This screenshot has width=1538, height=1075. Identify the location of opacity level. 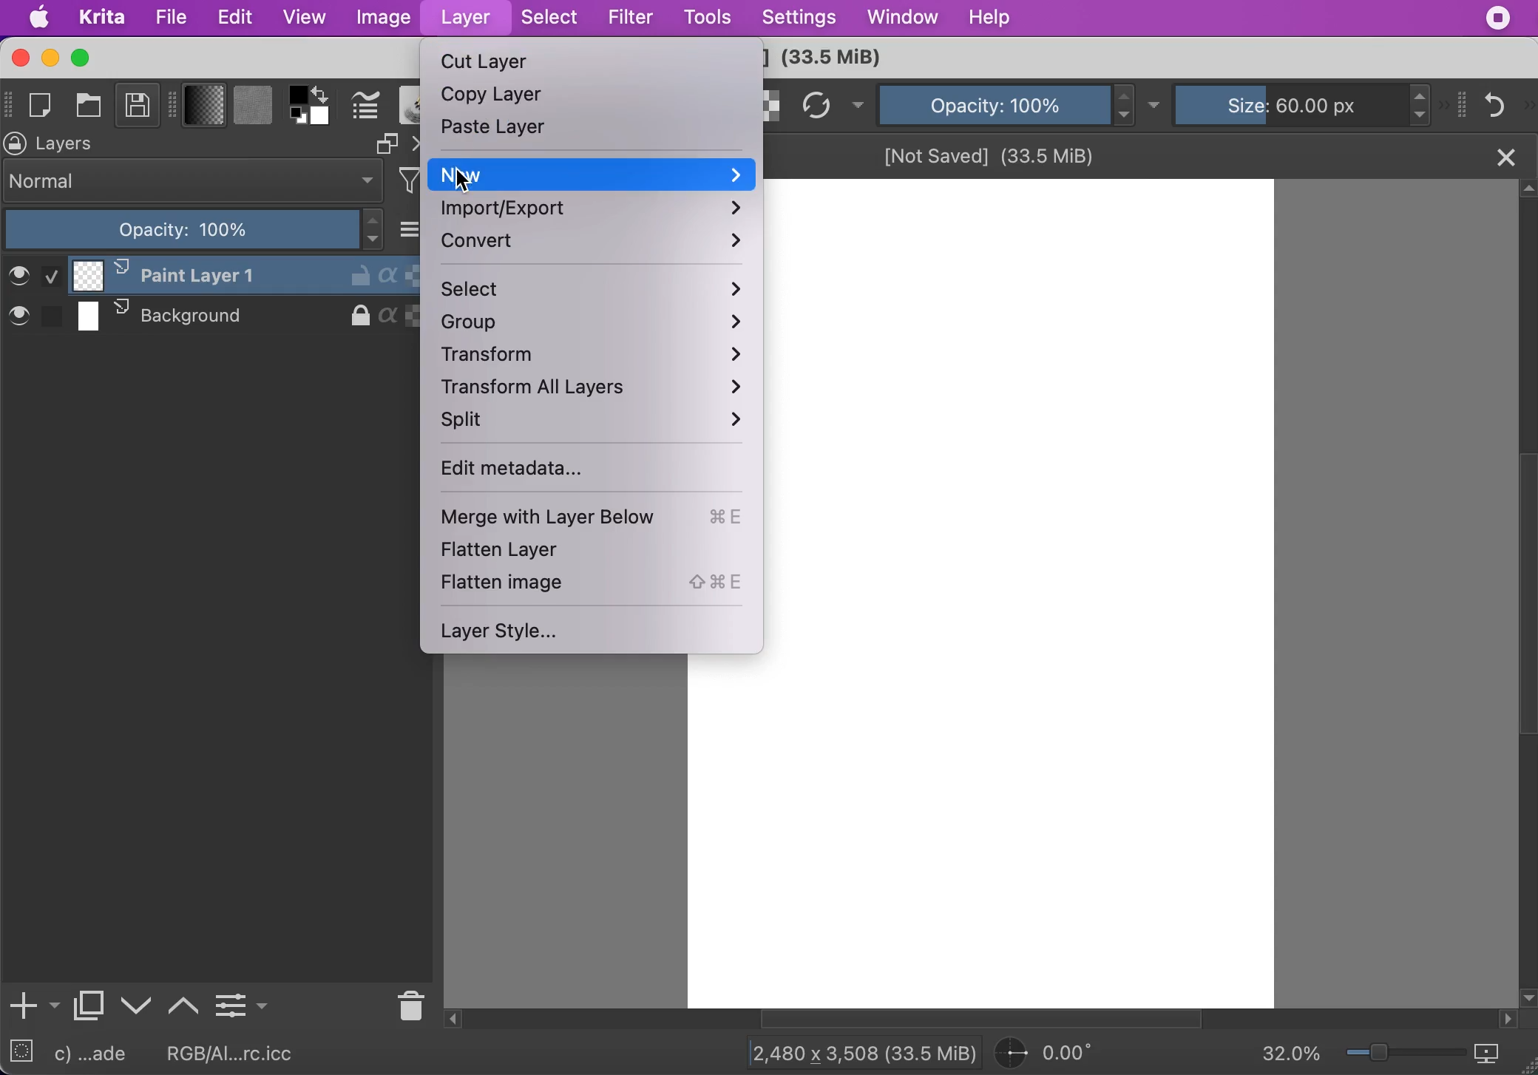
(195, 230).